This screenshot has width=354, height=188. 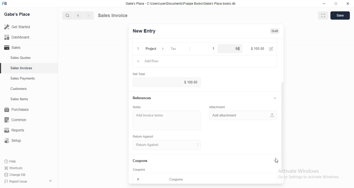 I want to click on 1, so click(x=211, y=48).